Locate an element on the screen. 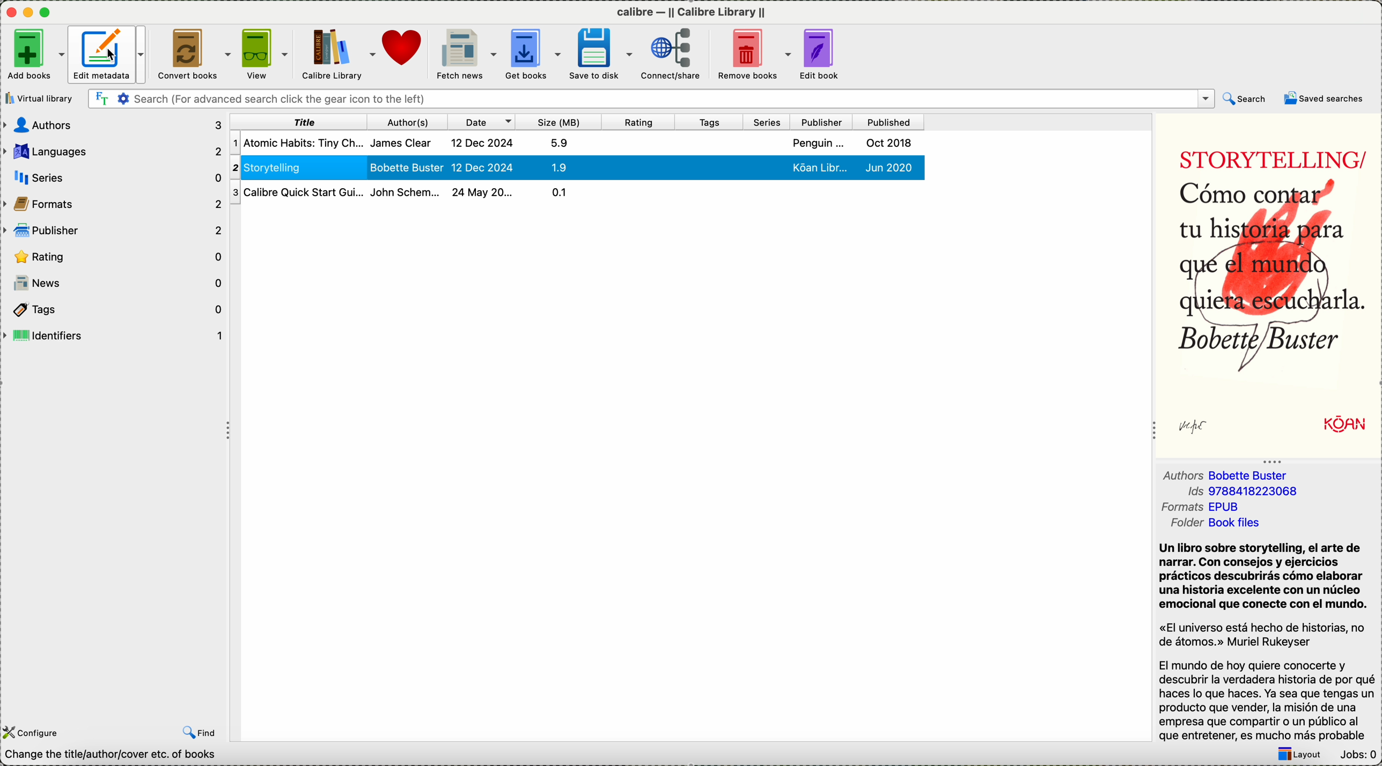 This screenshot has width=1382, height=766. languages is located at coordinates (115, 150).